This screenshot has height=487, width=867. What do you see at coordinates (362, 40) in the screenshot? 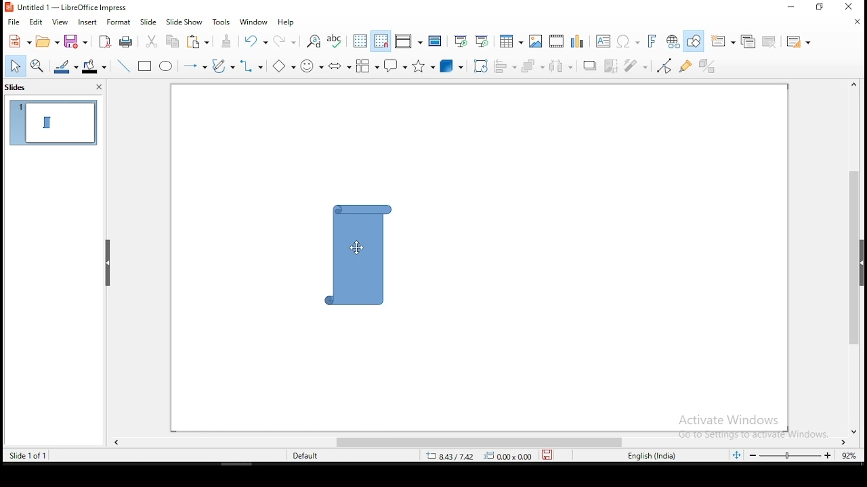
I see `display grid` at bounding box center [362, 40].